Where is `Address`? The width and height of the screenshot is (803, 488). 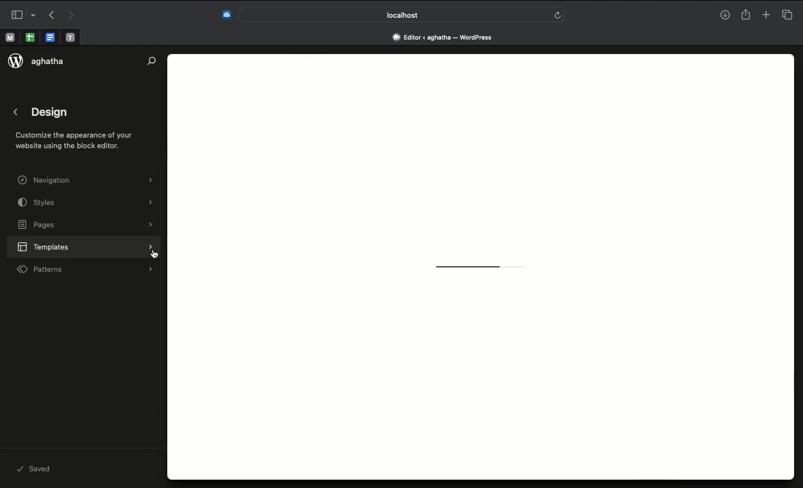
Address is located at coordinates (441, 38).